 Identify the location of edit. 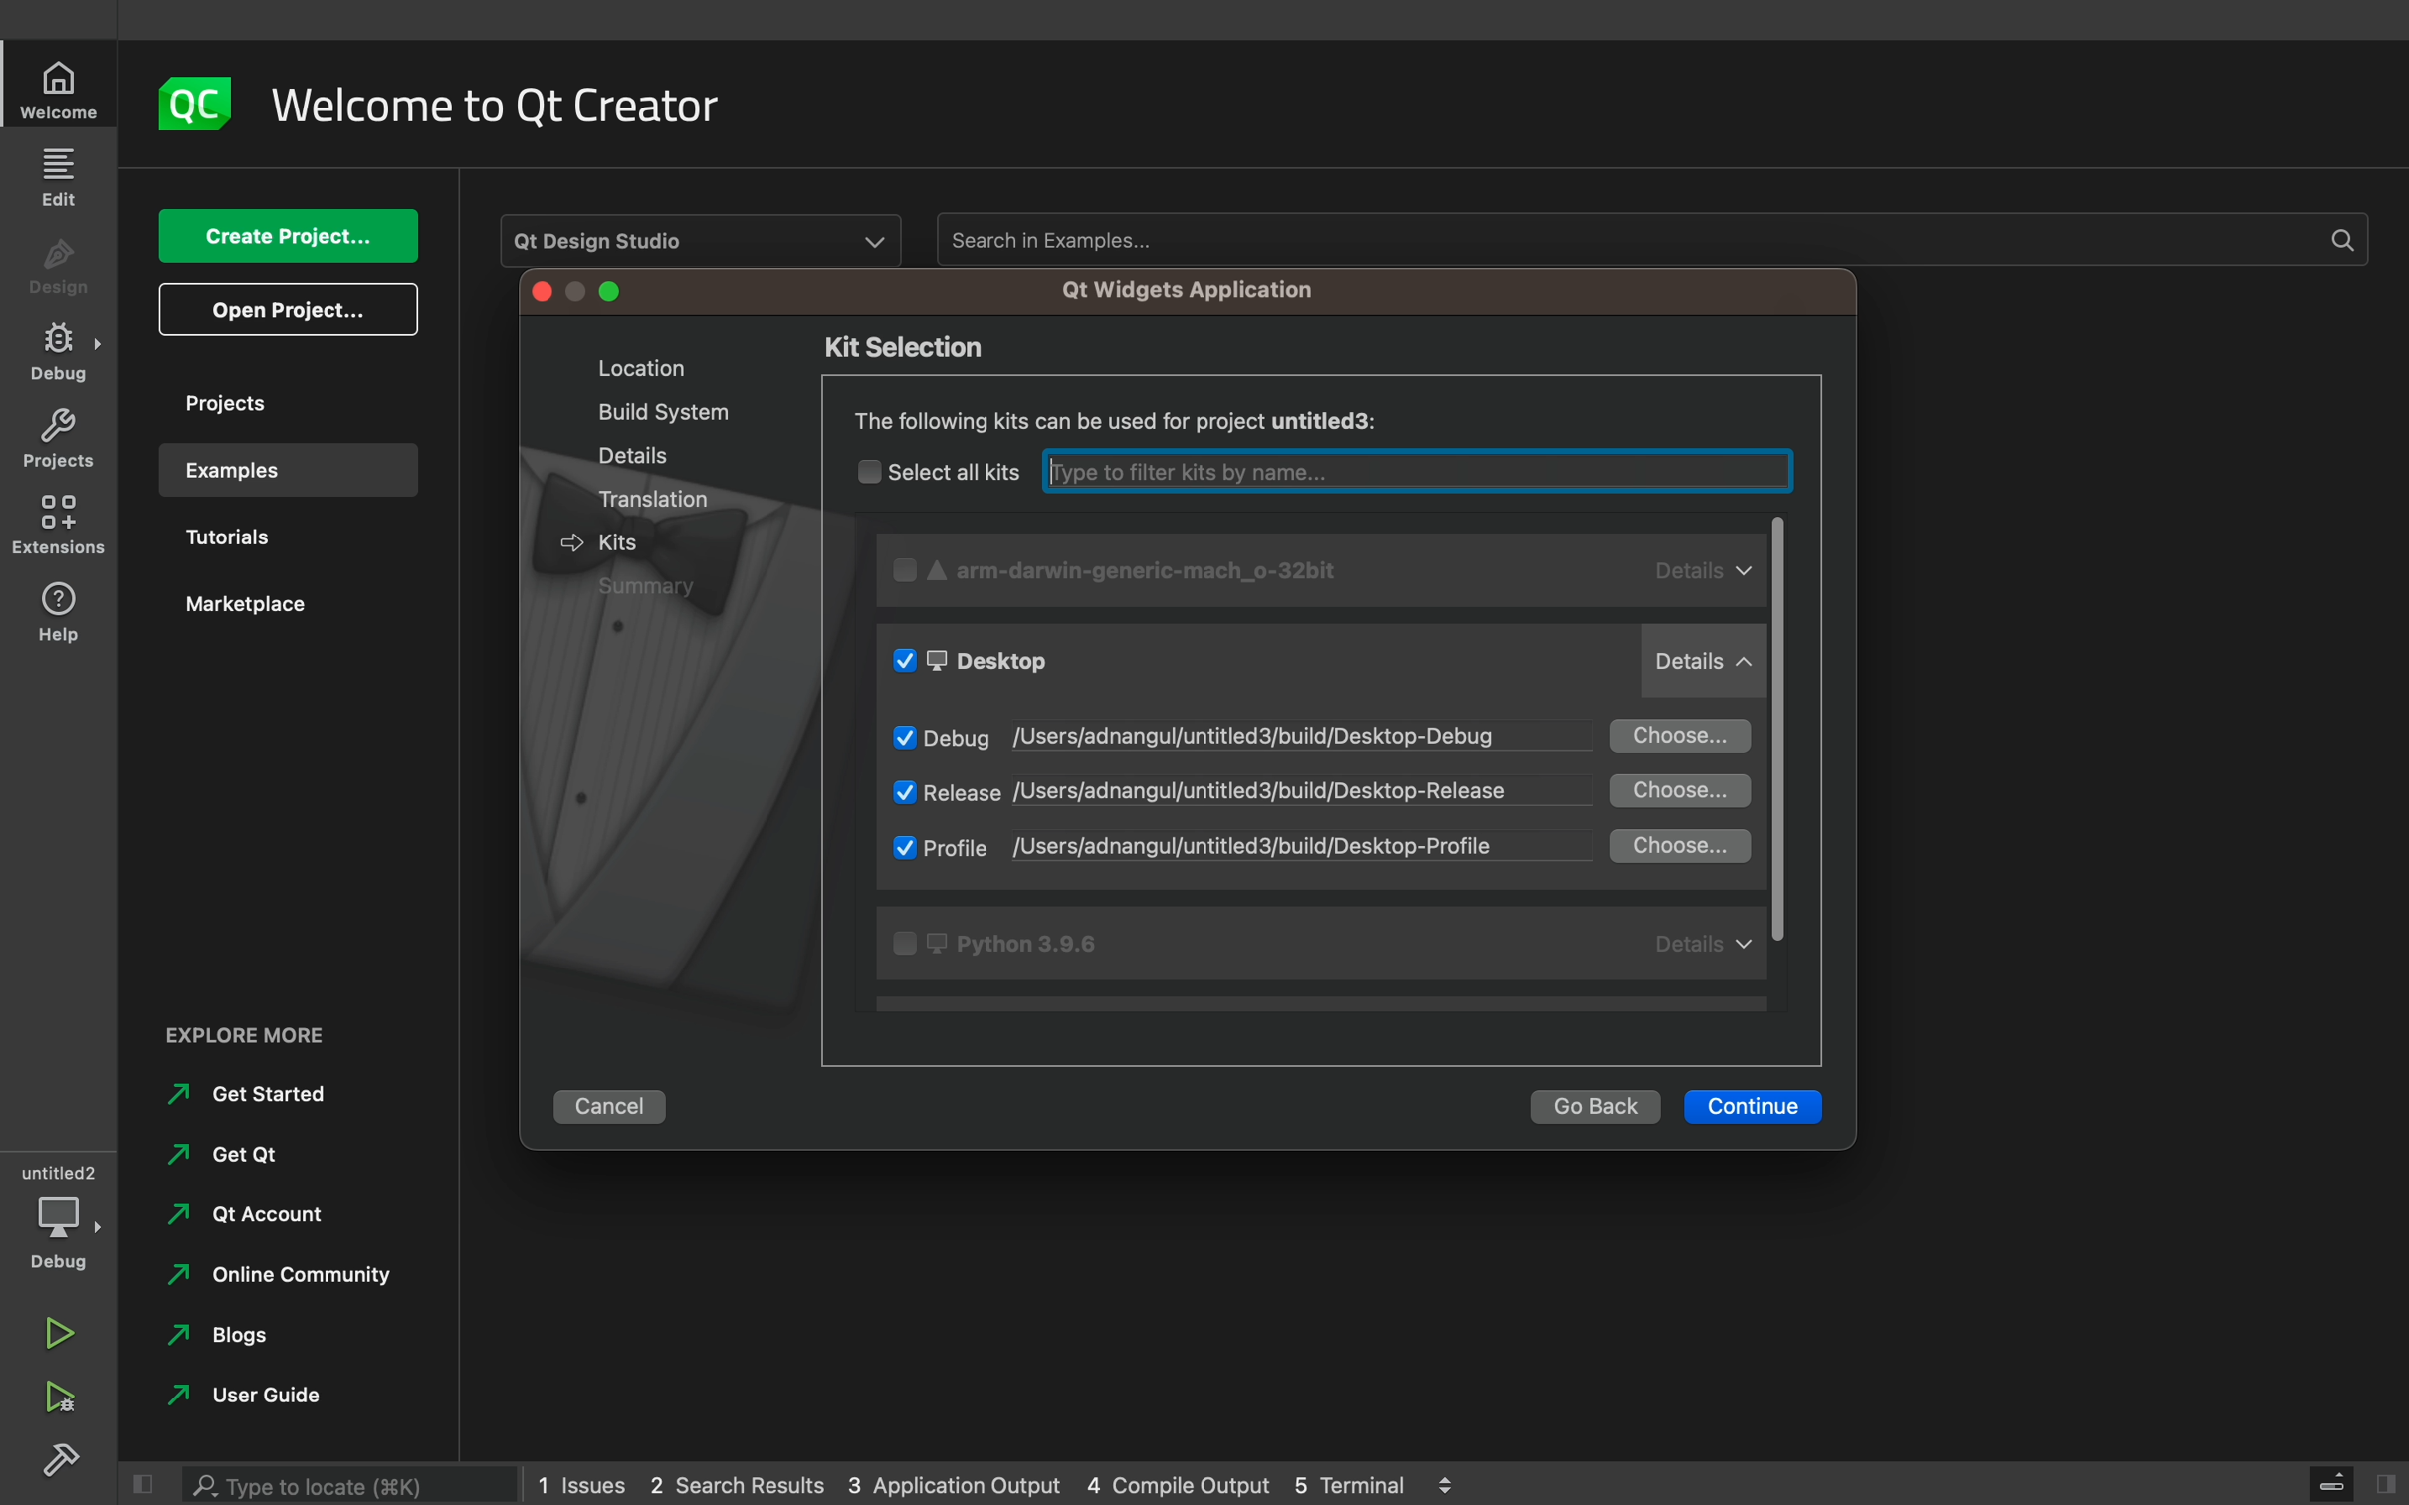
(63, 175).